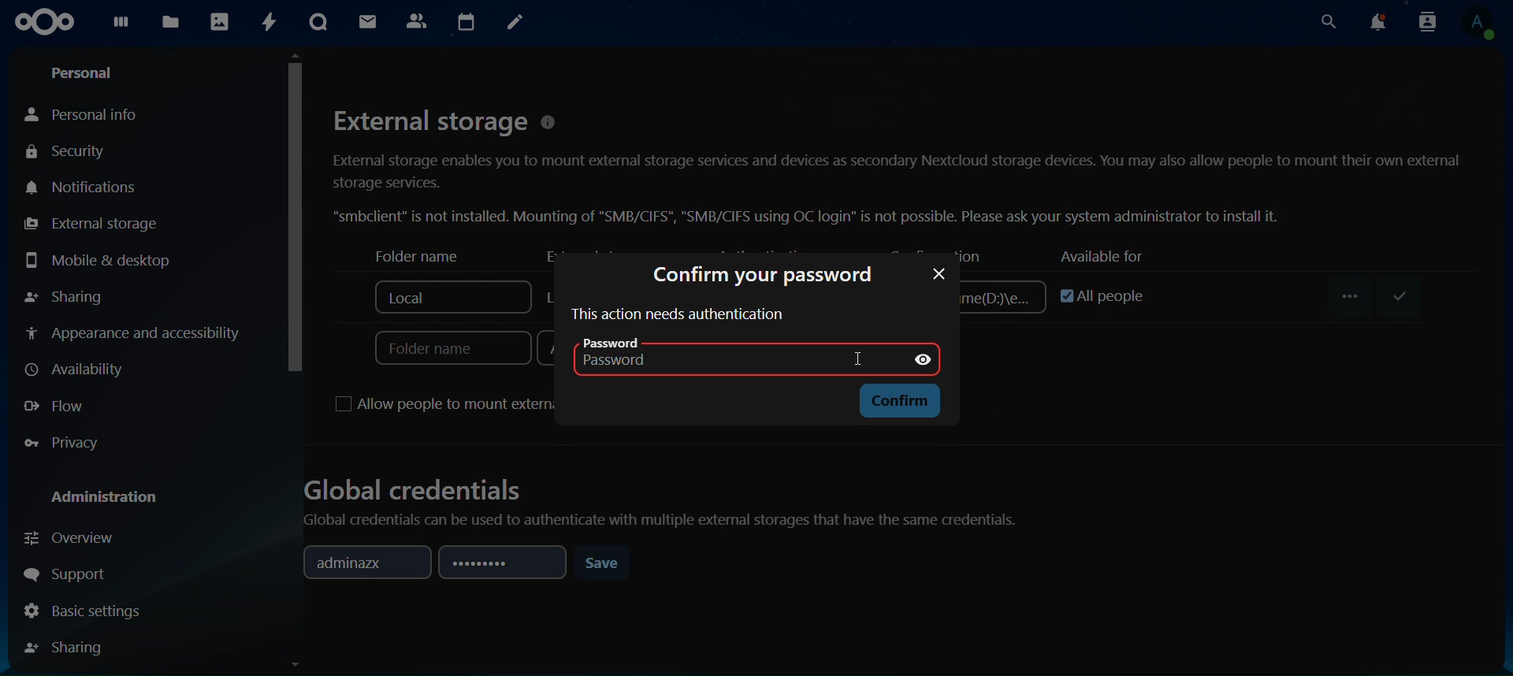 The width and height of the screenshot is (1513, 676). I want to click on privacy, so click(61, 442).